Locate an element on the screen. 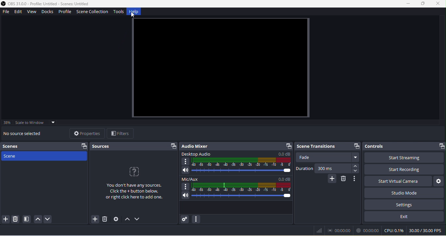 The image size is (446, 236). audio mixer is located at coordinates (236, 146).